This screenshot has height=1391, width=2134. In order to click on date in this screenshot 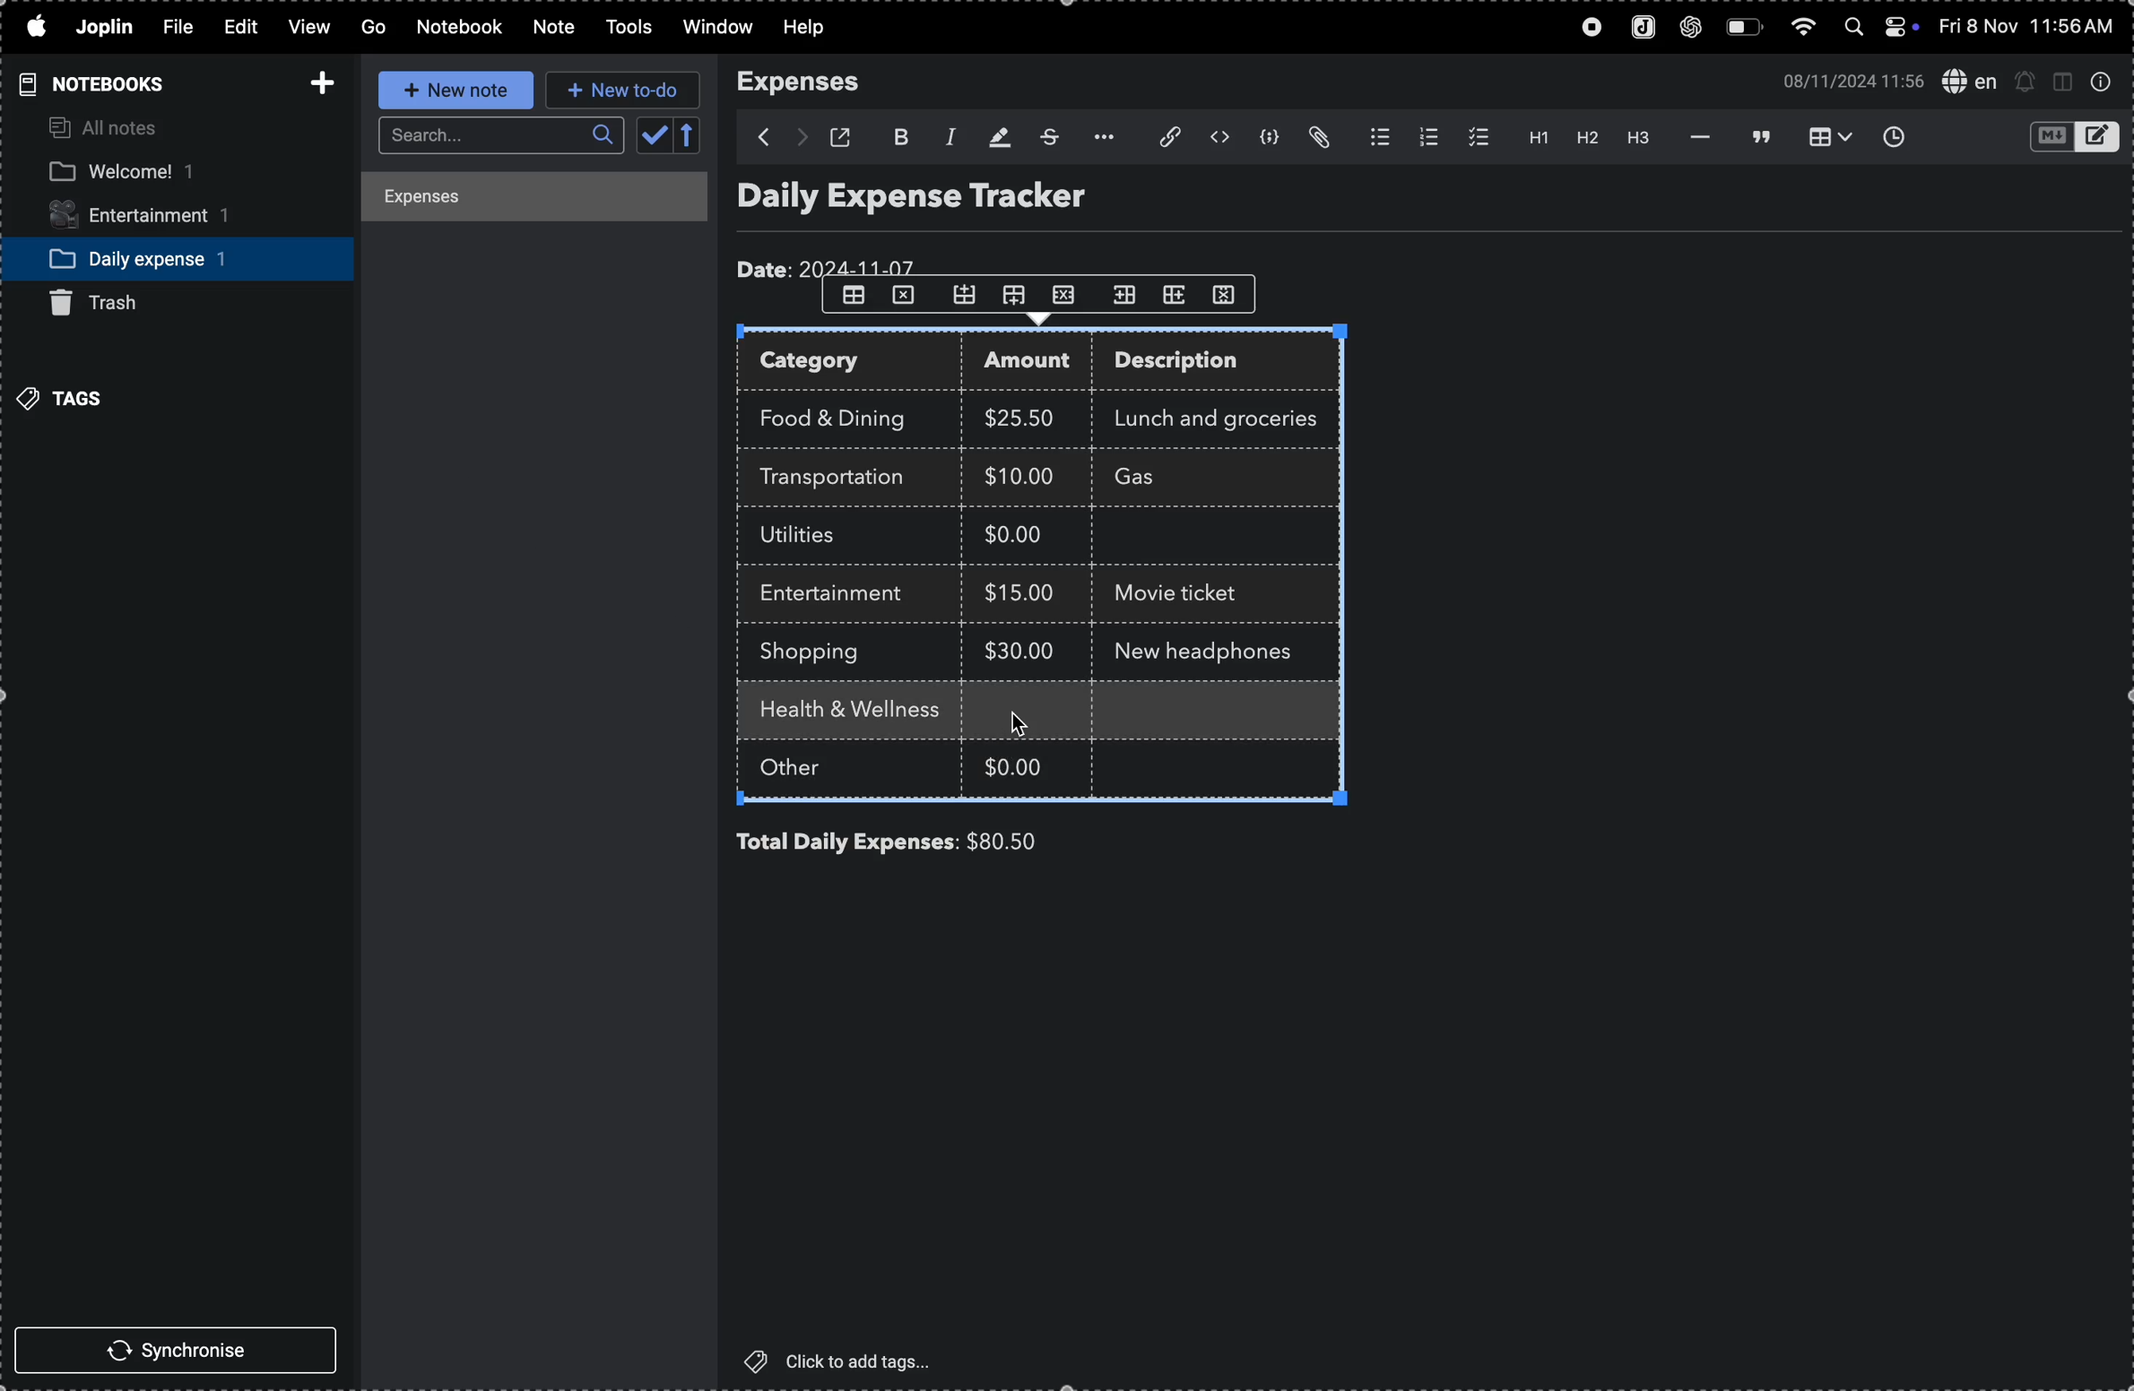, I will do `click(831, 264)`.